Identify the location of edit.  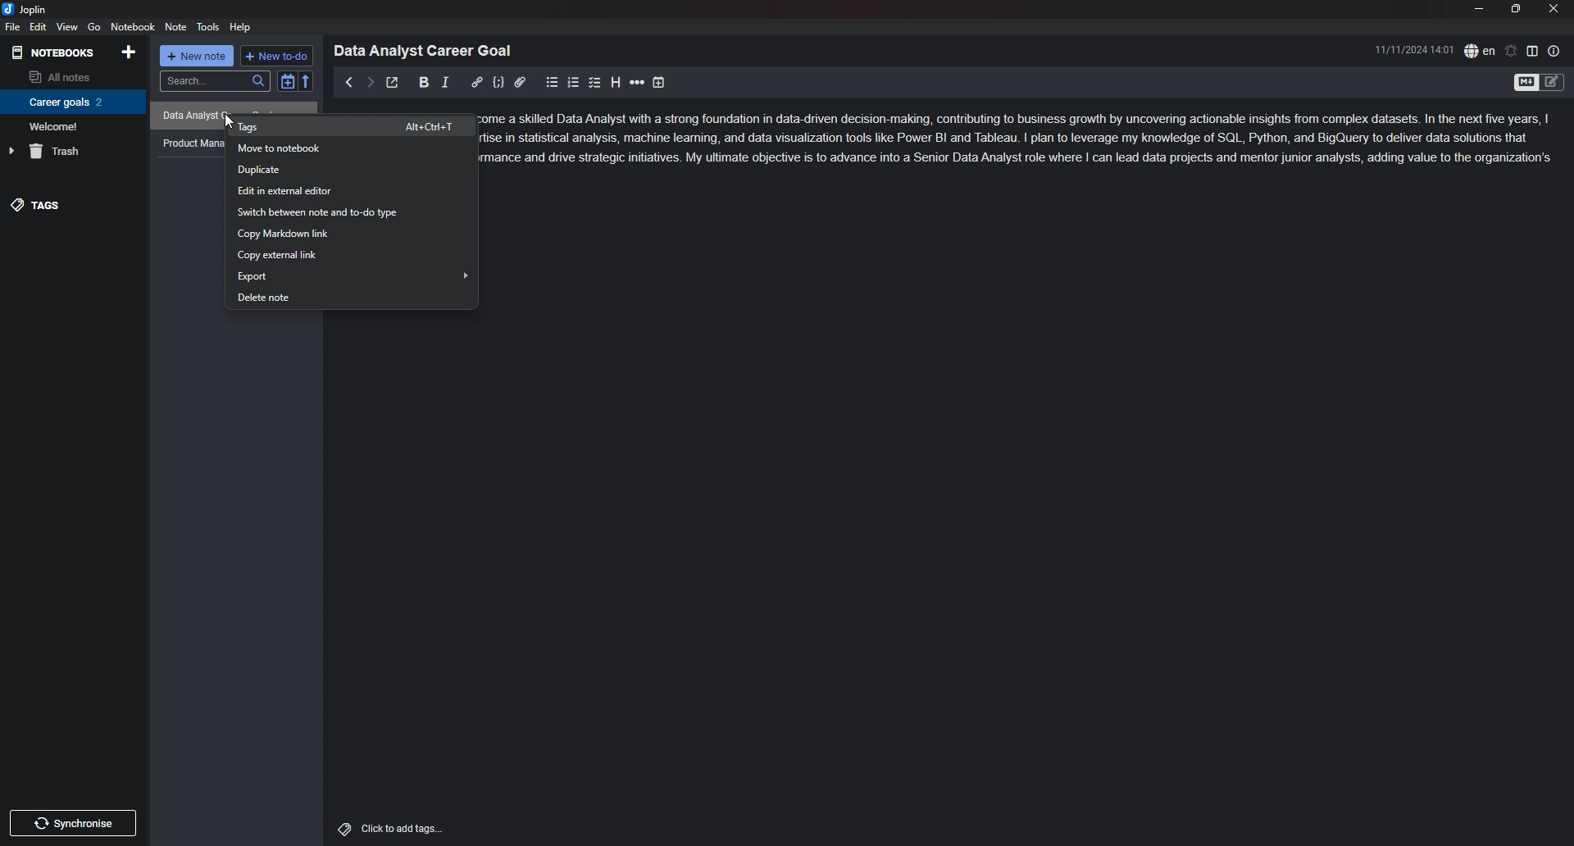
(39, 26).